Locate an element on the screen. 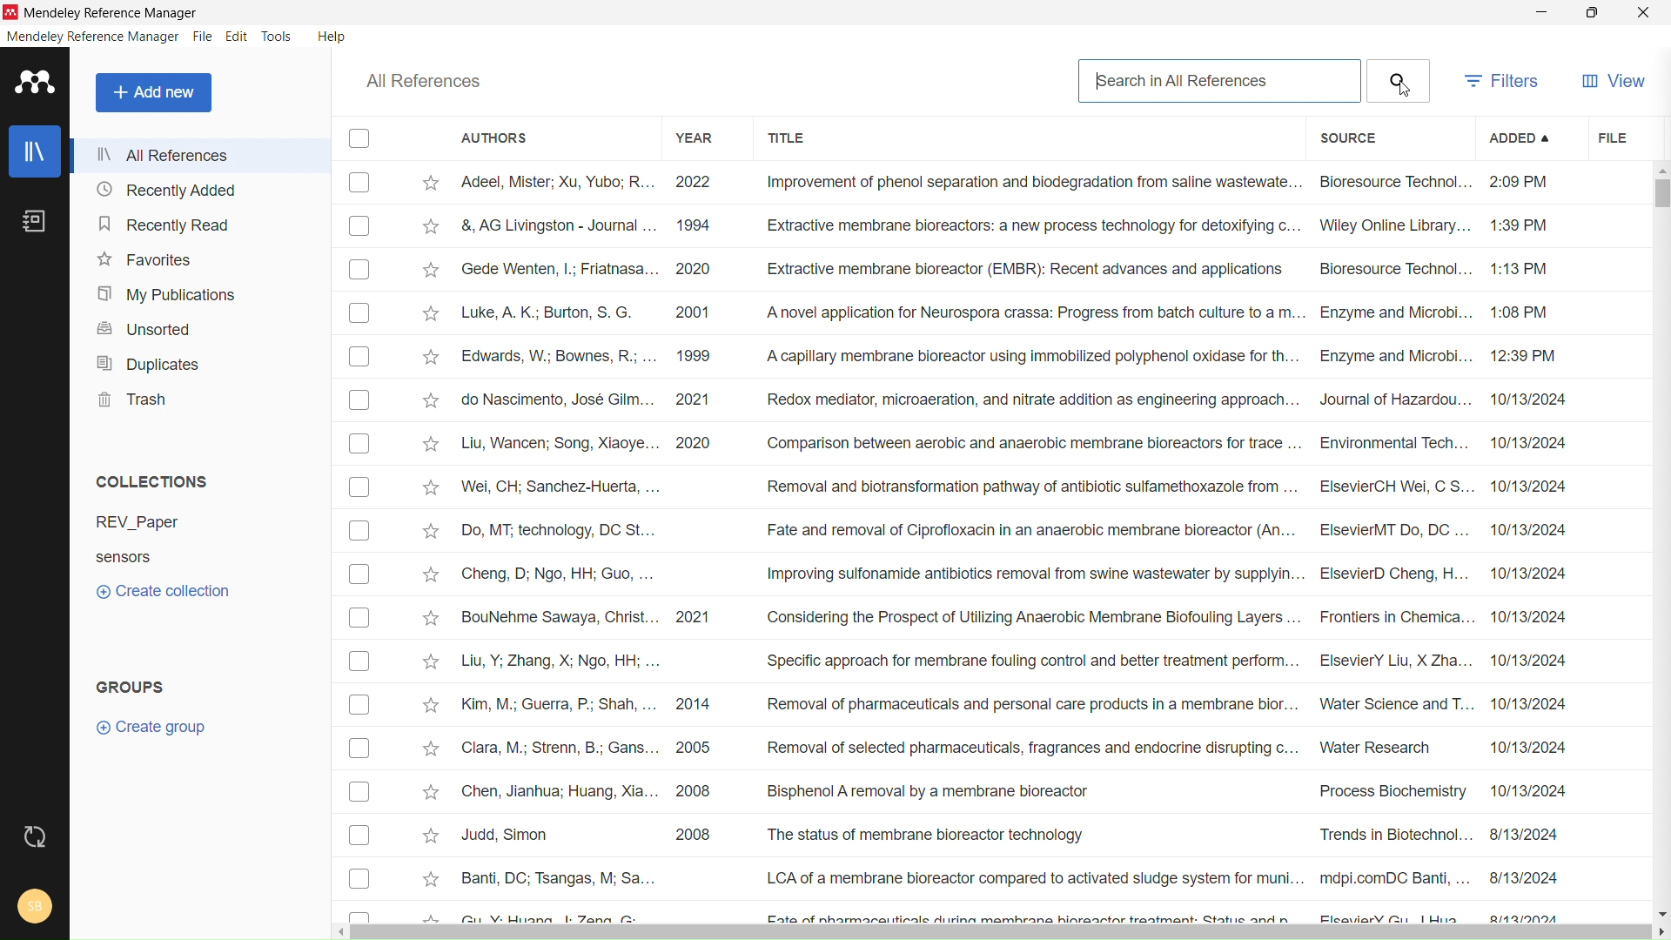 The height and width of the screenshot is (940, 1671). Search is located at coordinates (1395, 80).